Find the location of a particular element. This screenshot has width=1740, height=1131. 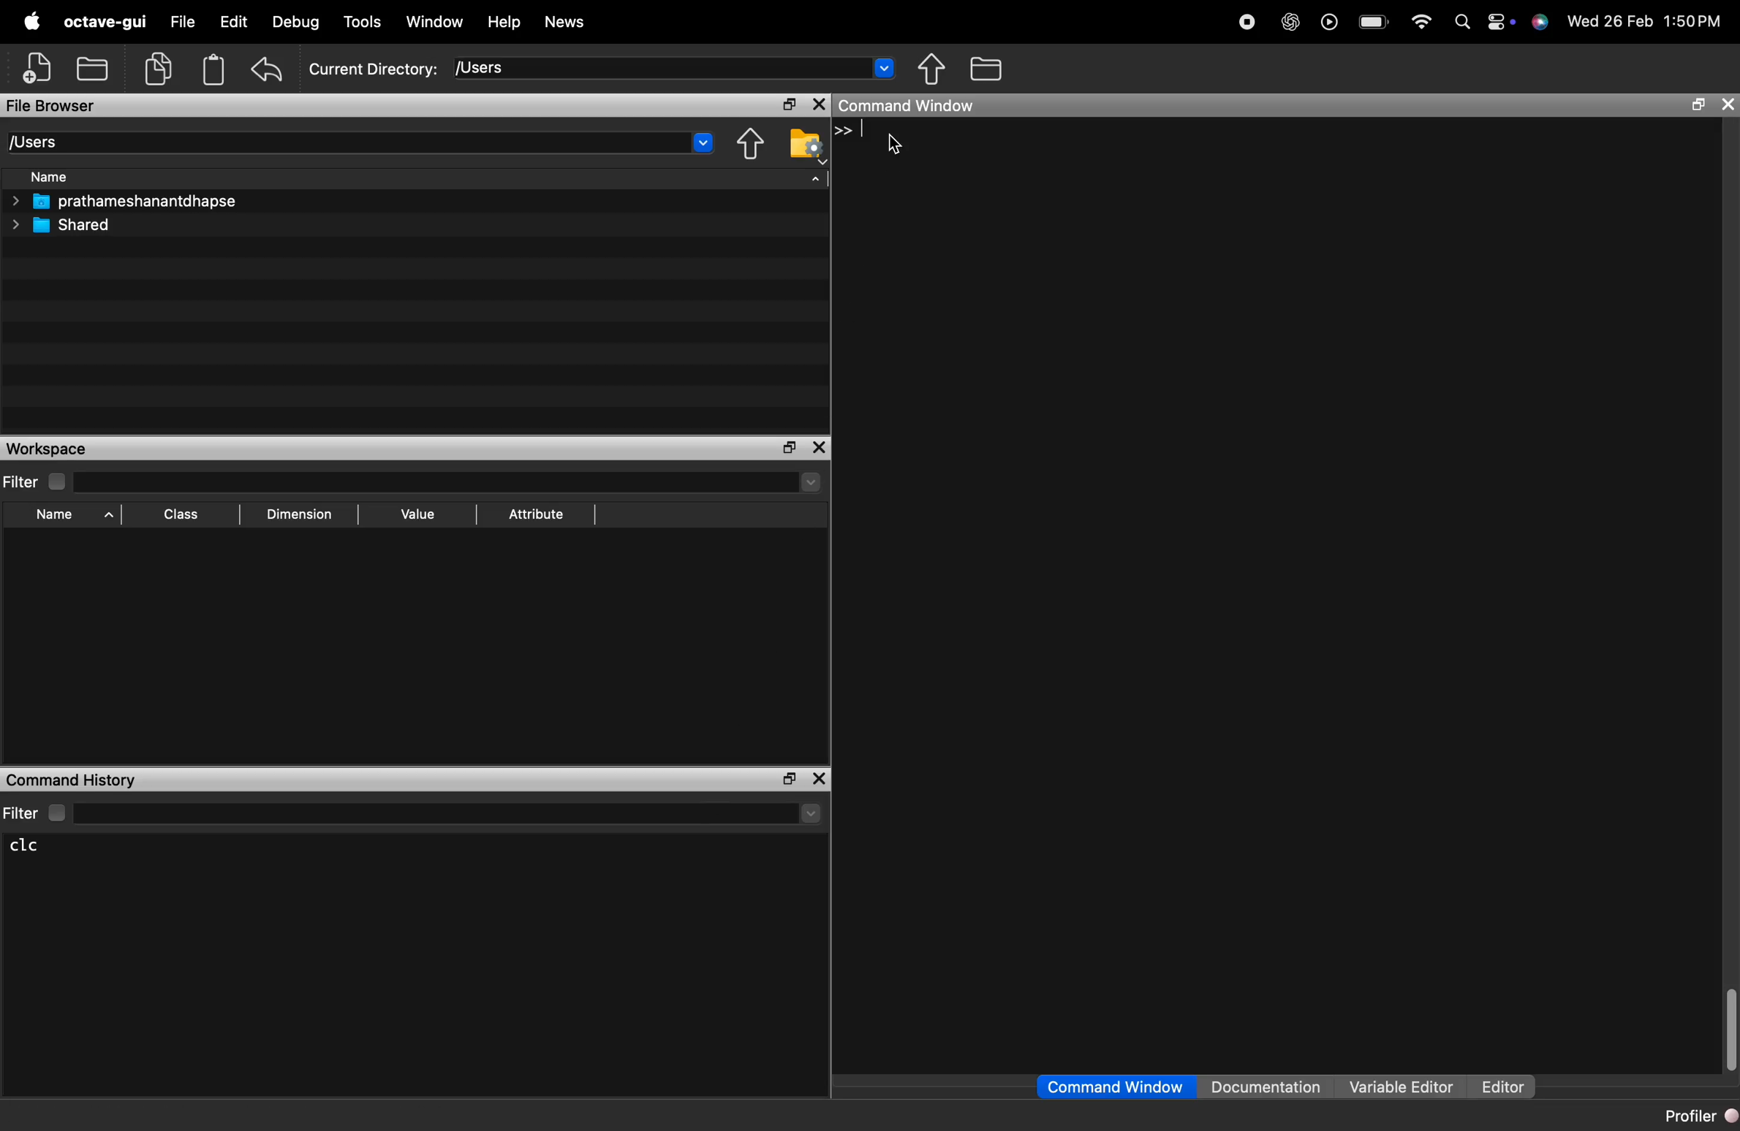

close is located at coordinates (1726, 106).